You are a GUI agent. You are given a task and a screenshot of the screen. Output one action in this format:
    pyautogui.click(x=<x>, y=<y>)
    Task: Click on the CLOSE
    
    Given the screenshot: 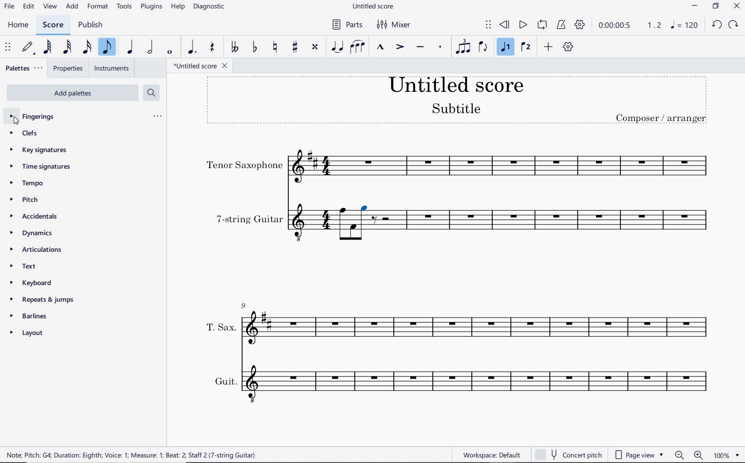 What is the action you would take?
    pyautogui.click(x=736, y=6)
    